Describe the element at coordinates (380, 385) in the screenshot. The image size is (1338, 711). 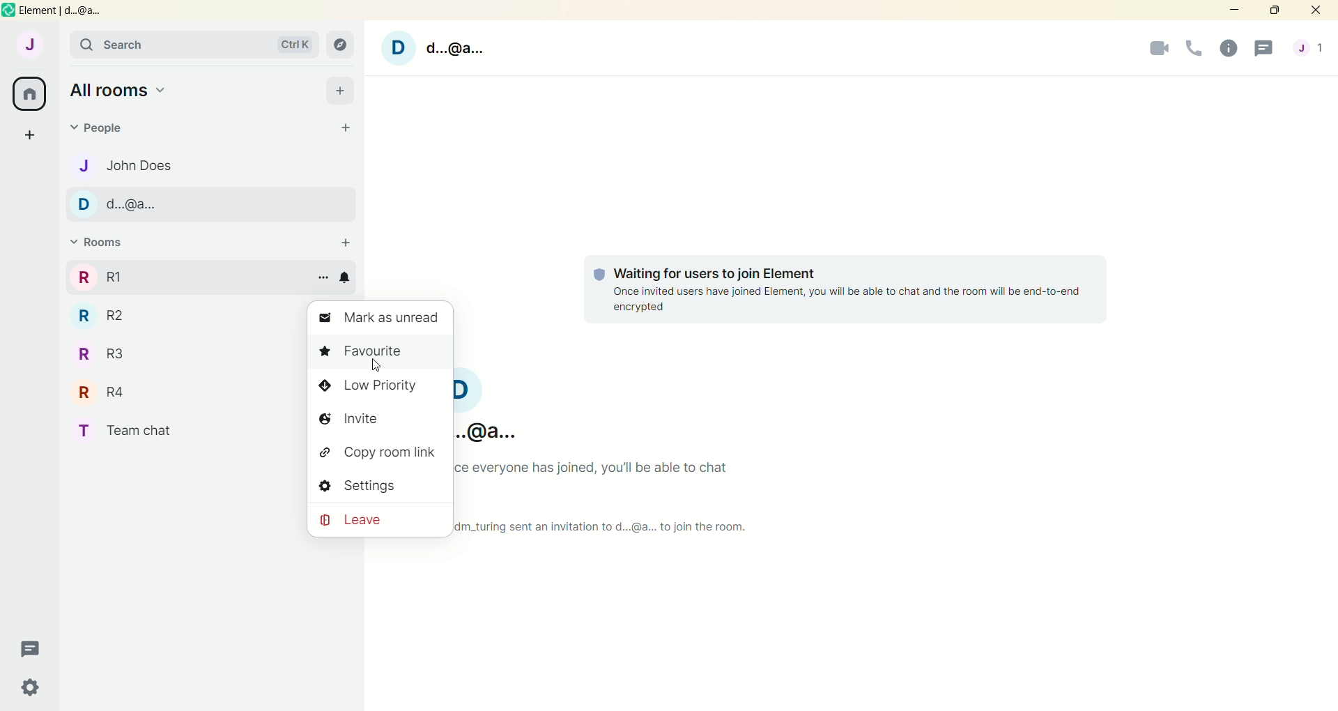
I see `© Low Priority ` at that location.